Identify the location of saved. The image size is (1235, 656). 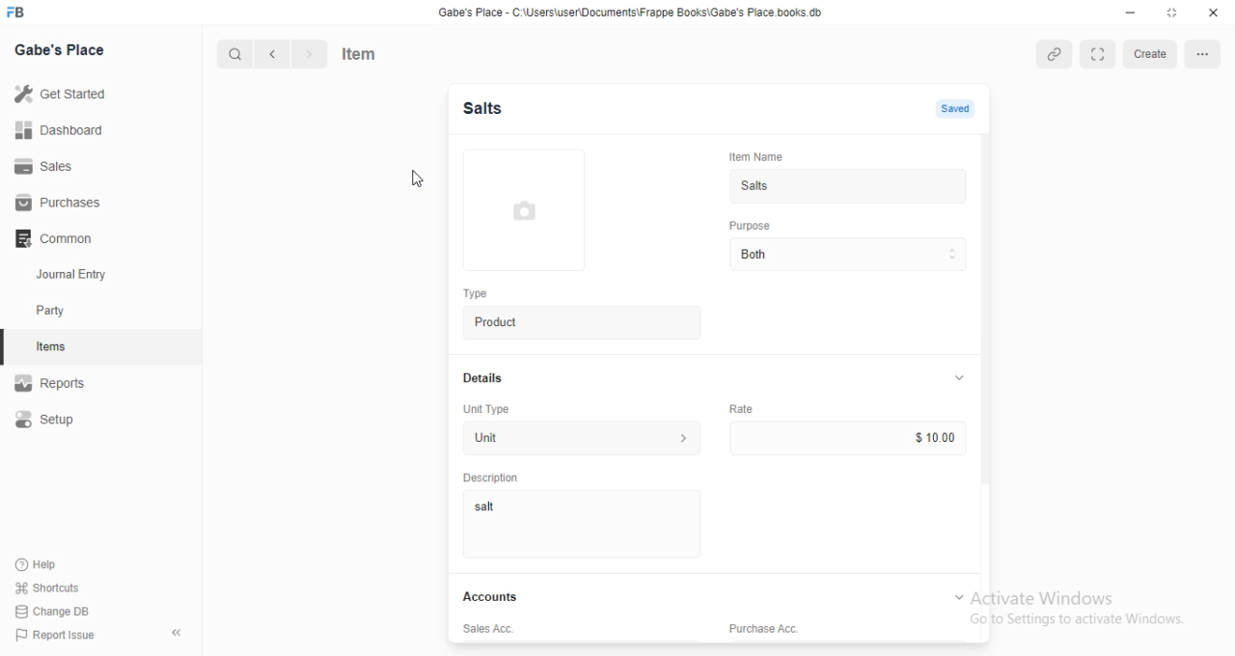
(955, 109).